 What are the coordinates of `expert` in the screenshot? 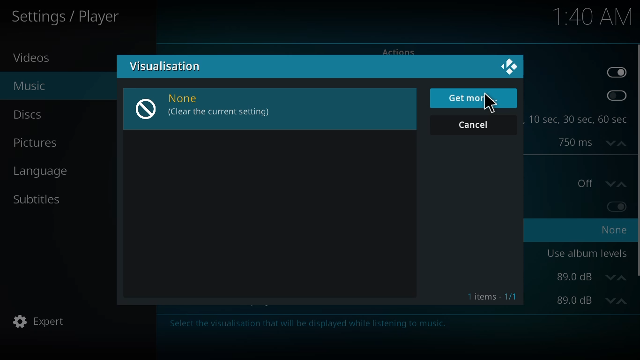 It's located at (38, 322).